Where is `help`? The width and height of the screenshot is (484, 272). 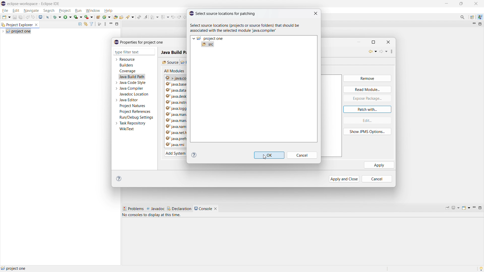
help is located at coordinates (120, 179).